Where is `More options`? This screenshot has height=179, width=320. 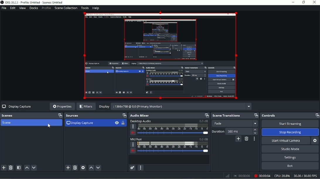 More options is located at coordinates (133, 127).